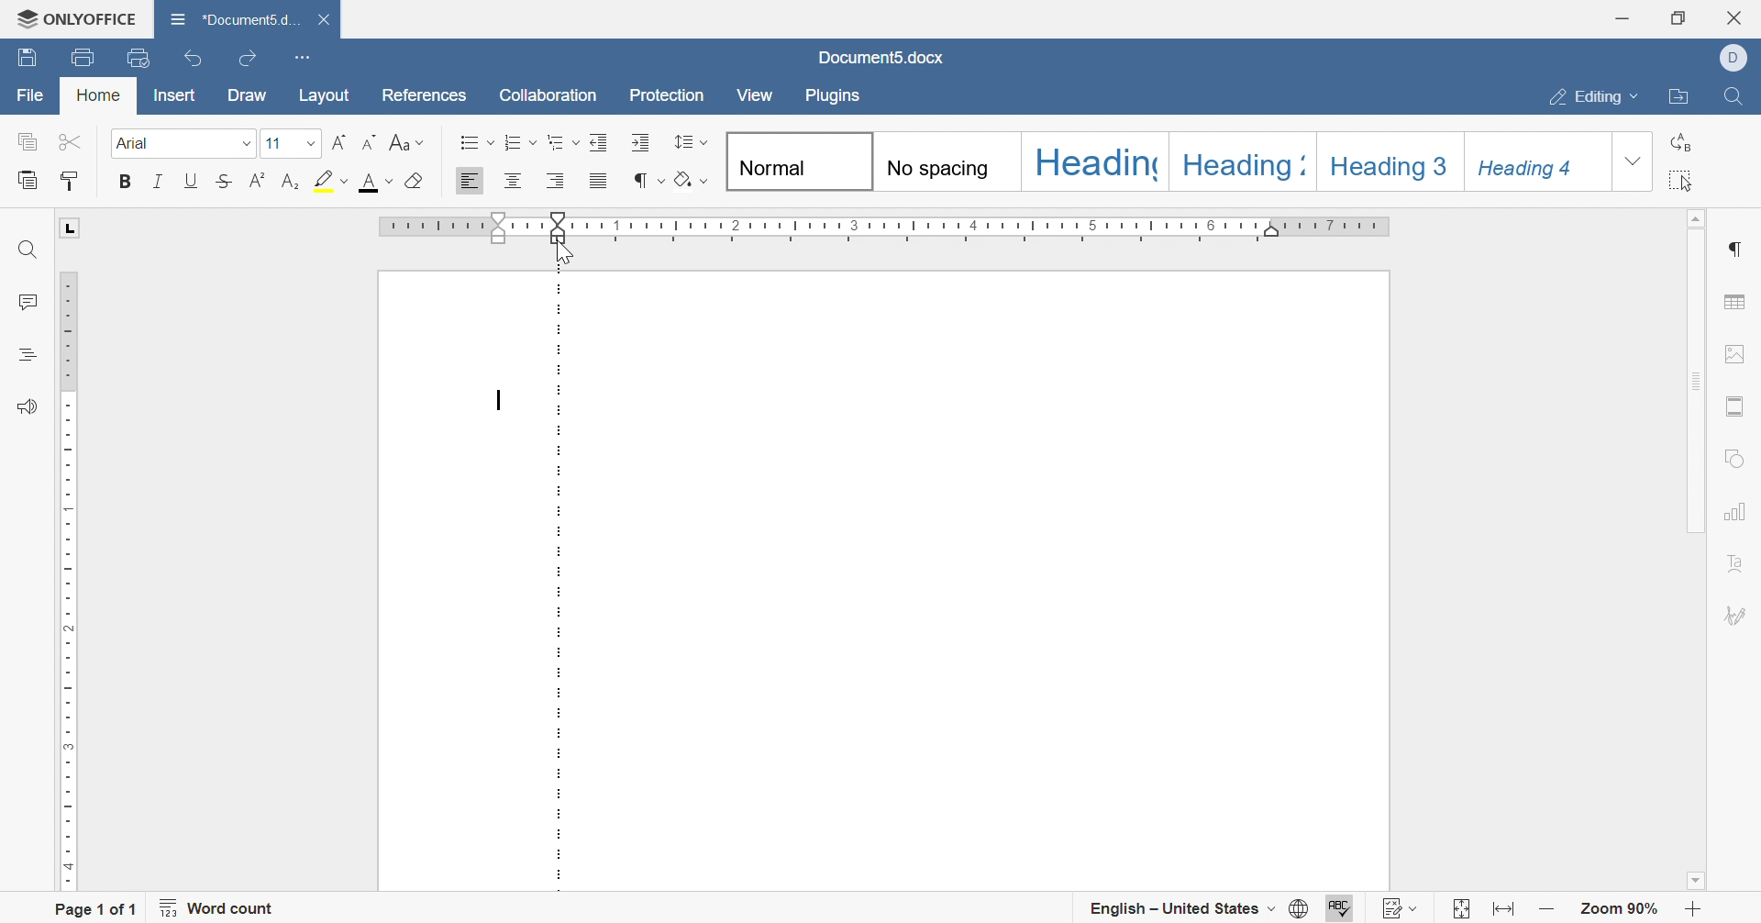 This screenshot has height=923, width=1761. What do you see at coordinates (71, 228) in the screenshot?
I see `L` at bounding box center [71, 228].